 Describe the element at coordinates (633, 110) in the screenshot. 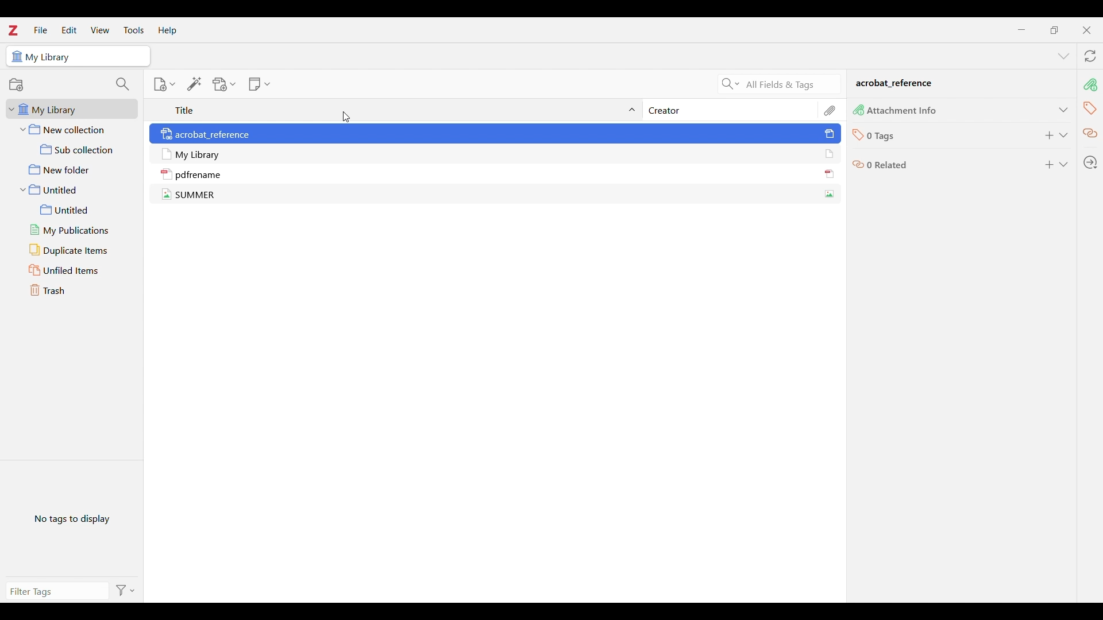

I see `expand/collapse ` at that location.